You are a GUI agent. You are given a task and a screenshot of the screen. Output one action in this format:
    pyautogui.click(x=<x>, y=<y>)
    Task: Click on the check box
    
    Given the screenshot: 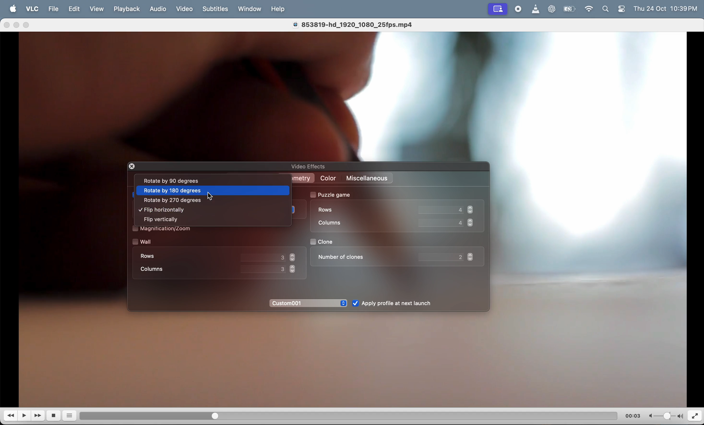 What is the action you would take?
    pyautogui.click(x=355, y=303)
    